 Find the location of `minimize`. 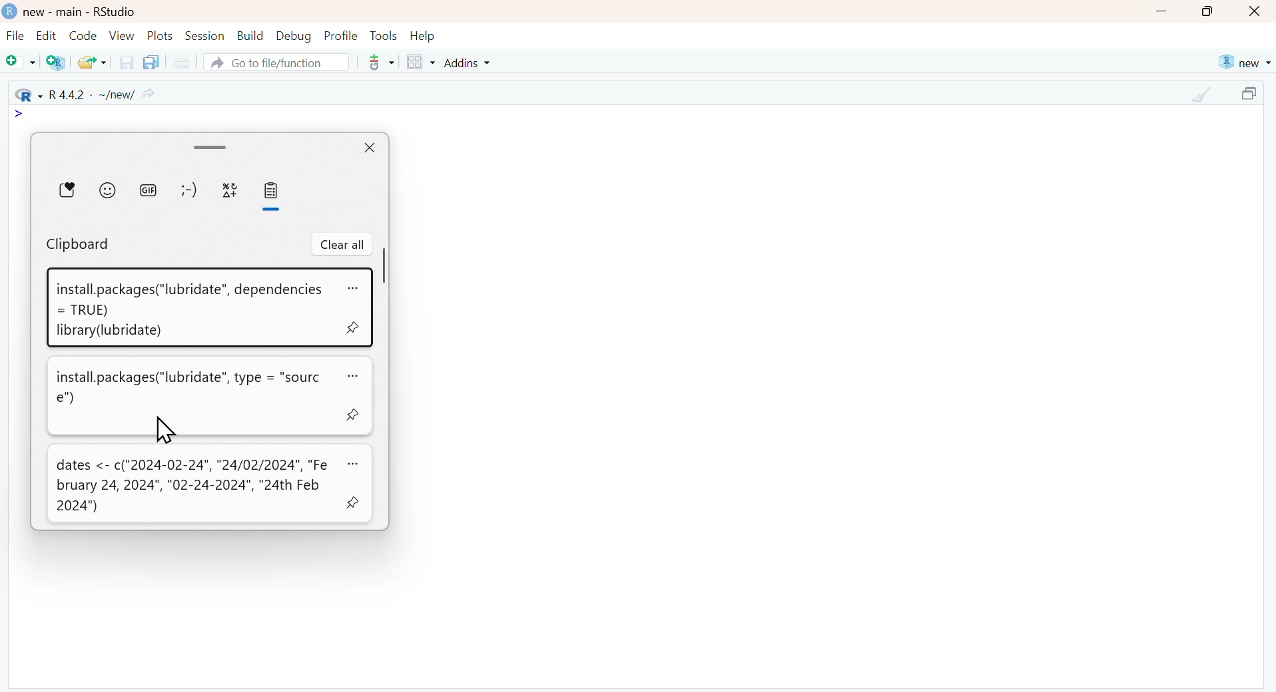

minimize is located at coordinates (1161, 13).